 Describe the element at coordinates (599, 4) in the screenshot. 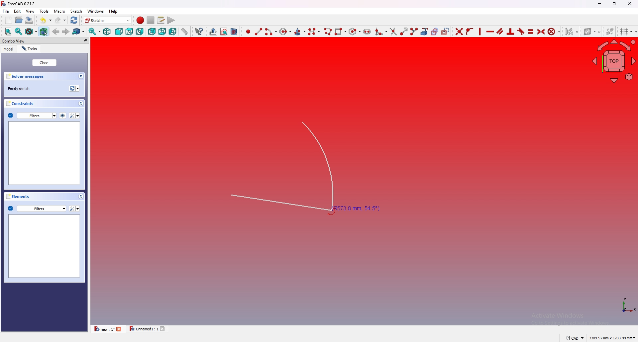

I see `minimize` at that location.